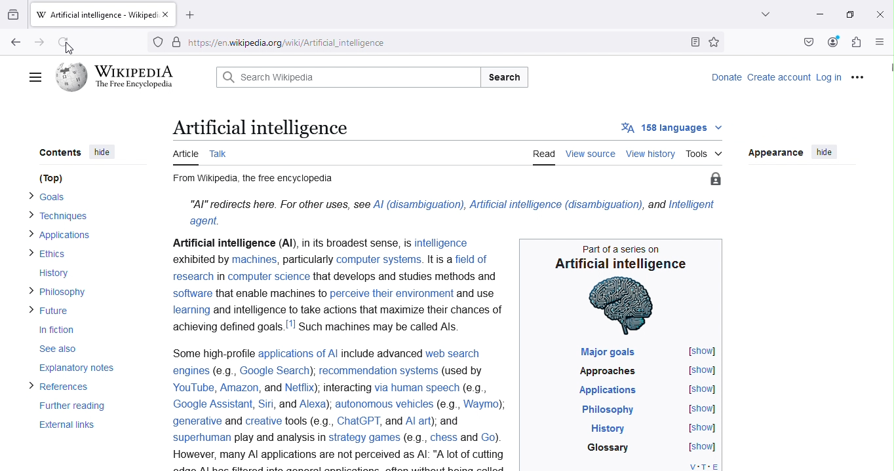 This screenshot has height=471, width=894. Describe the element at coordinates (298, 42) in the screenshot. I see `https//enwikipedia.org/wiki/Artificial_intelligence` at that location.